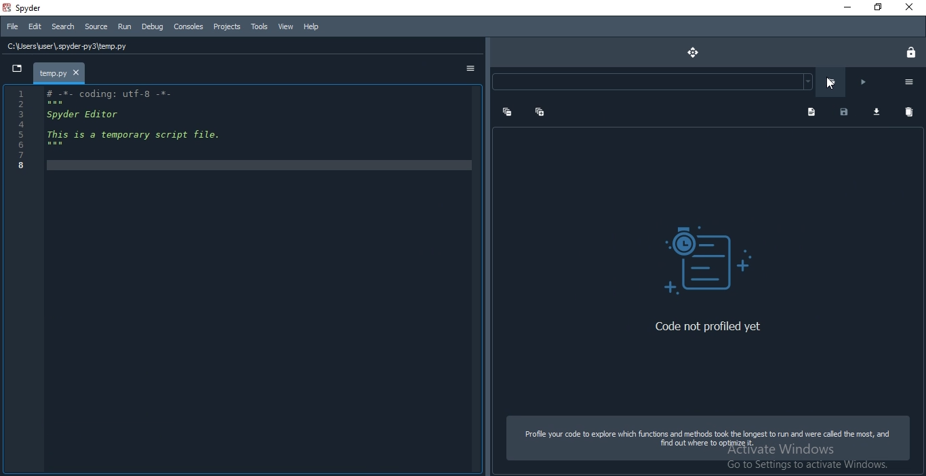  What do you see at coordinates (12, 26) in the screenshot?
I see `File ` at bounding box center [12, 26].